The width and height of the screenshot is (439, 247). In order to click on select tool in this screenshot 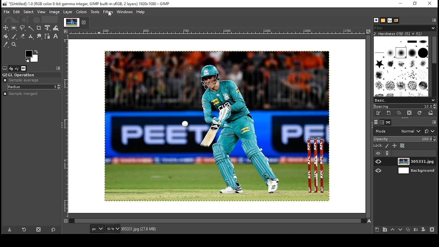, I will do `click(6, 28)`.